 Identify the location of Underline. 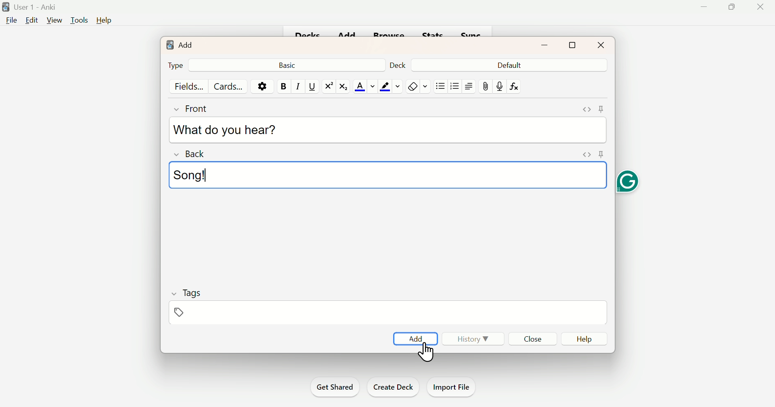
(311, 87).